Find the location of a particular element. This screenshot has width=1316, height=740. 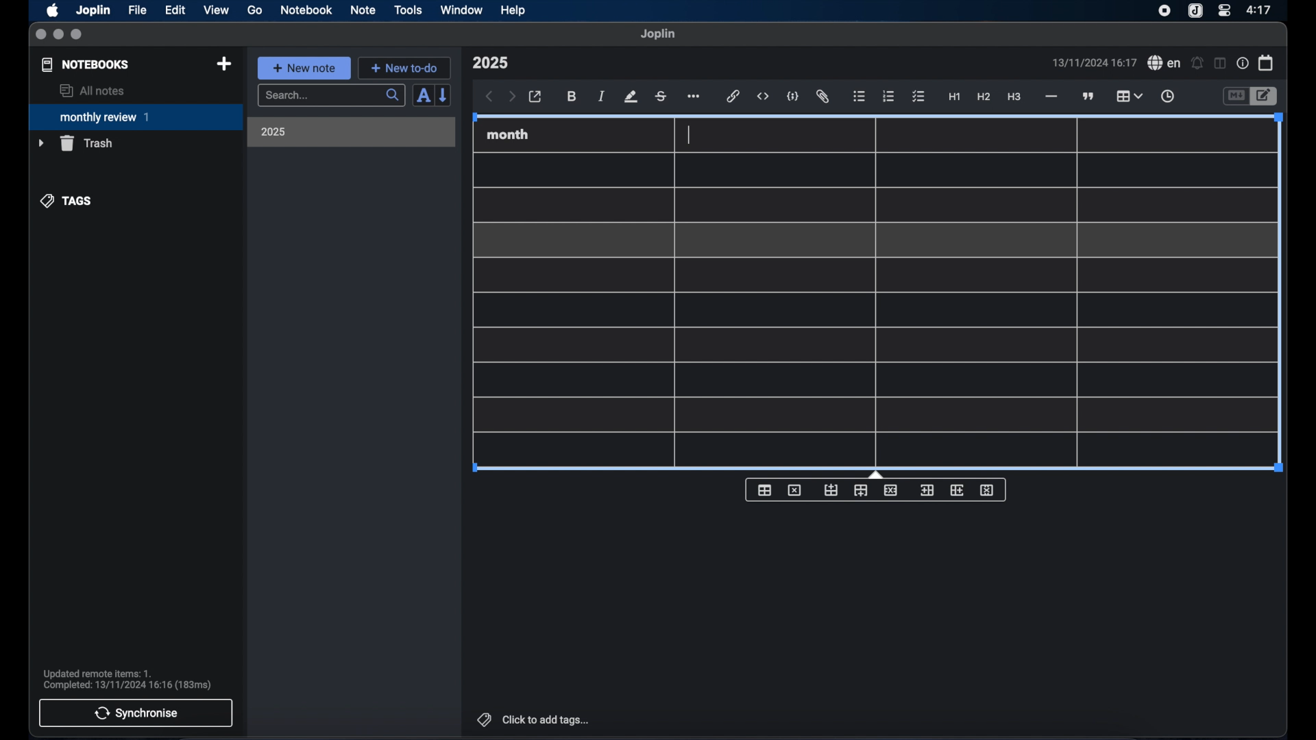

spel check is located at coordinates (1165, 63).